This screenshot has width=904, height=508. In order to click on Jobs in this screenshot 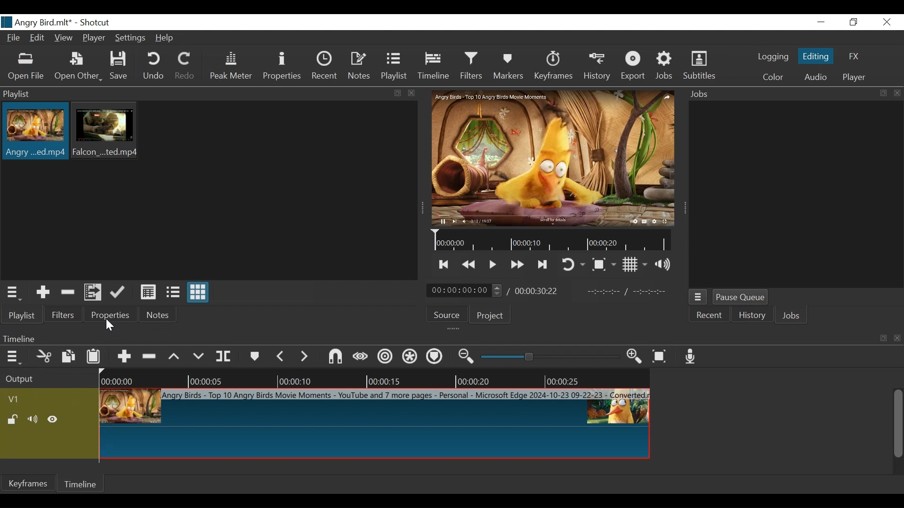, I will do `click(790, 315)`.